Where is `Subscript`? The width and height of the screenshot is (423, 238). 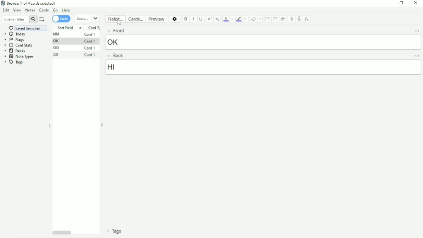 Subscript is located at coordinates (217, 19).